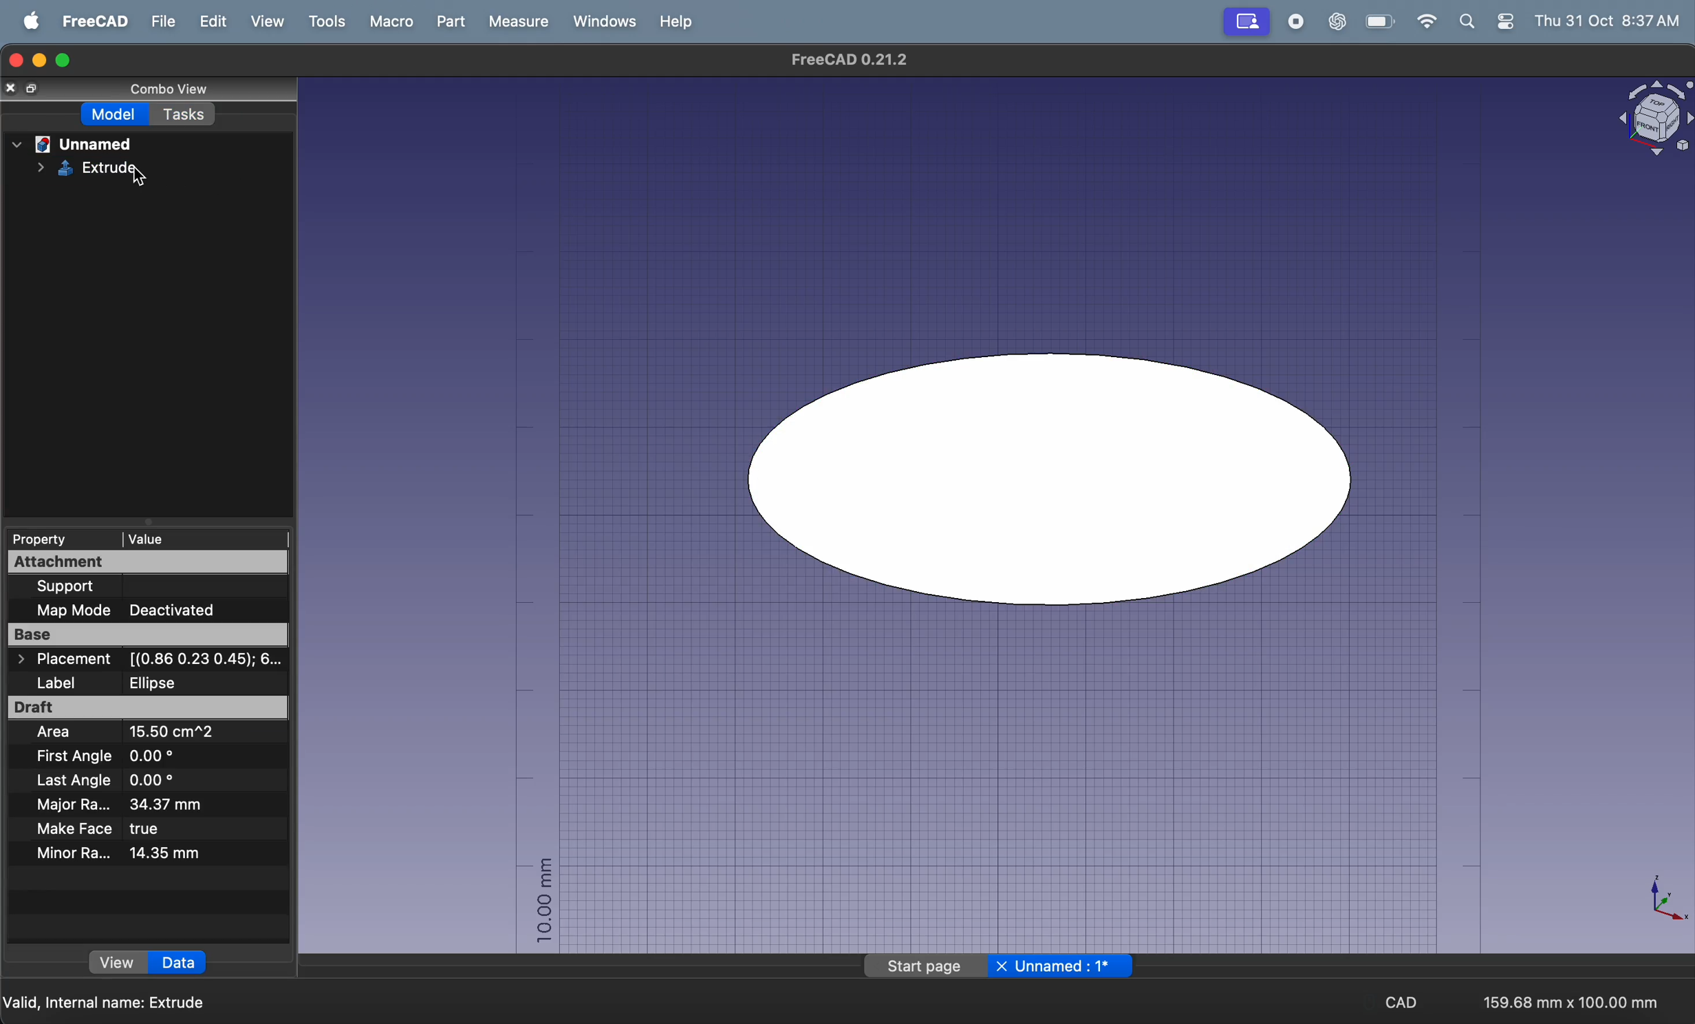  Describe the element at coordinates (198, 610) in the screenshot. I see `deactivated` at that location.